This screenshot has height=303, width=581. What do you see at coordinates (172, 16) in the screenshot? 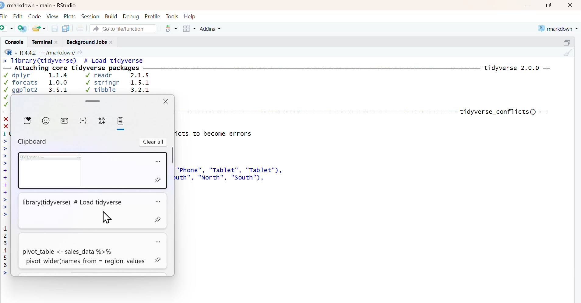
I see `Tools` at bounding box center [172, 16].